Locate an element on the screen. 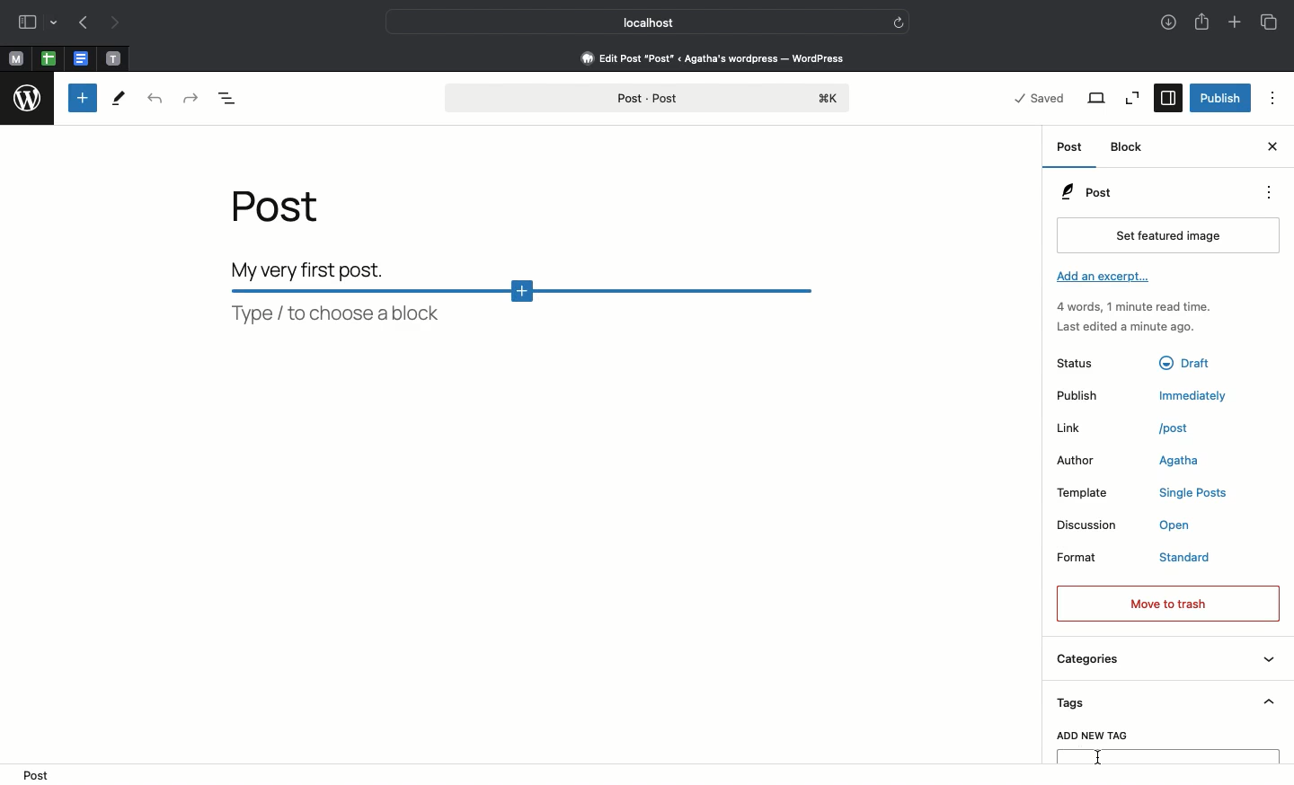 This screenshot has height=785, width=1294. Block is located at coordinates (1131, 147).